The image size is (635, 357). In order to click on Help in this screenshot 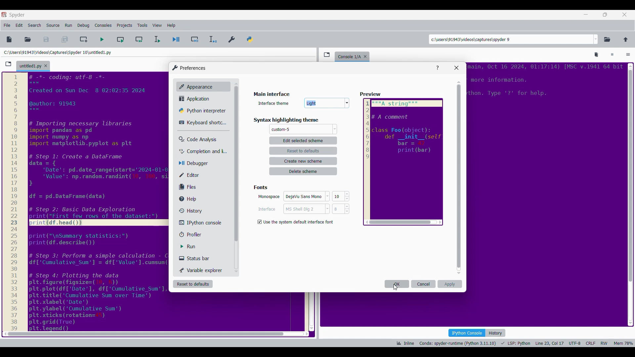, I will do `click(438, 68)`.